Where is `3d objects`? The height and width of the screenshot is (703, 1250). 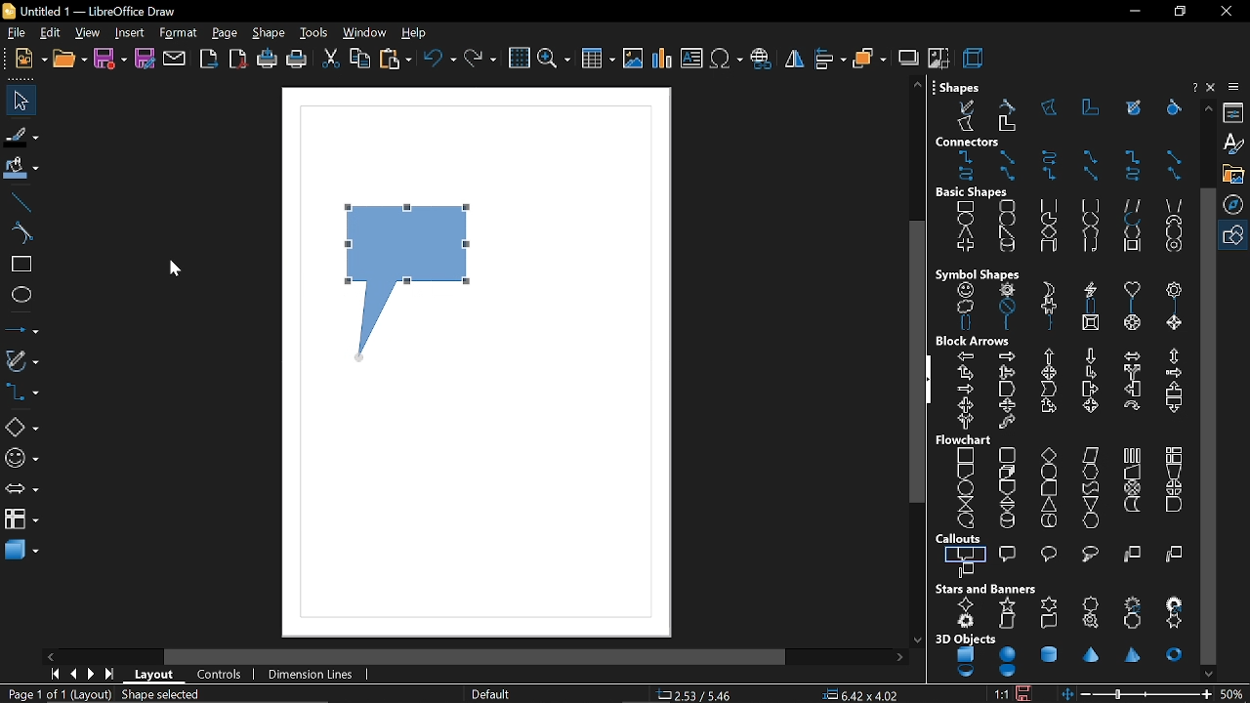
3d objects is located at coordinates (965, 639).